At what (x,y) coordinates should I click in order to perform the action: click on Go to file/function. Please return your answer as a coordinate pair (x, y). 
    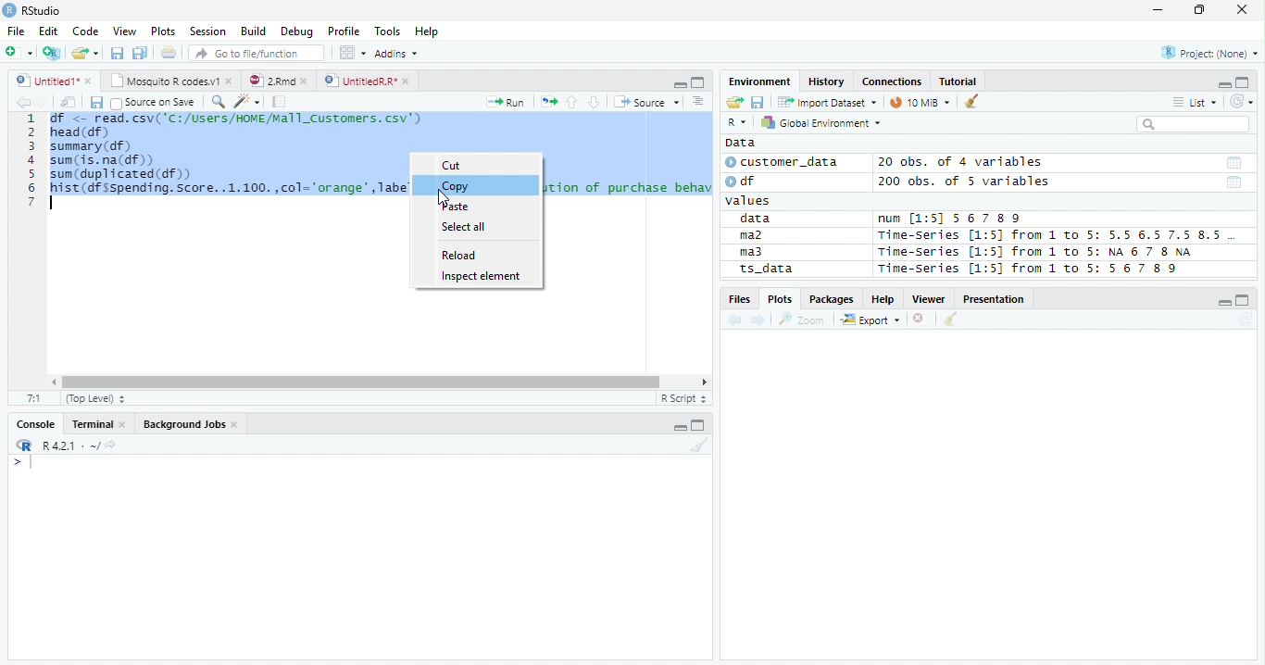
    Looking at the image, I should click on (254, 54).